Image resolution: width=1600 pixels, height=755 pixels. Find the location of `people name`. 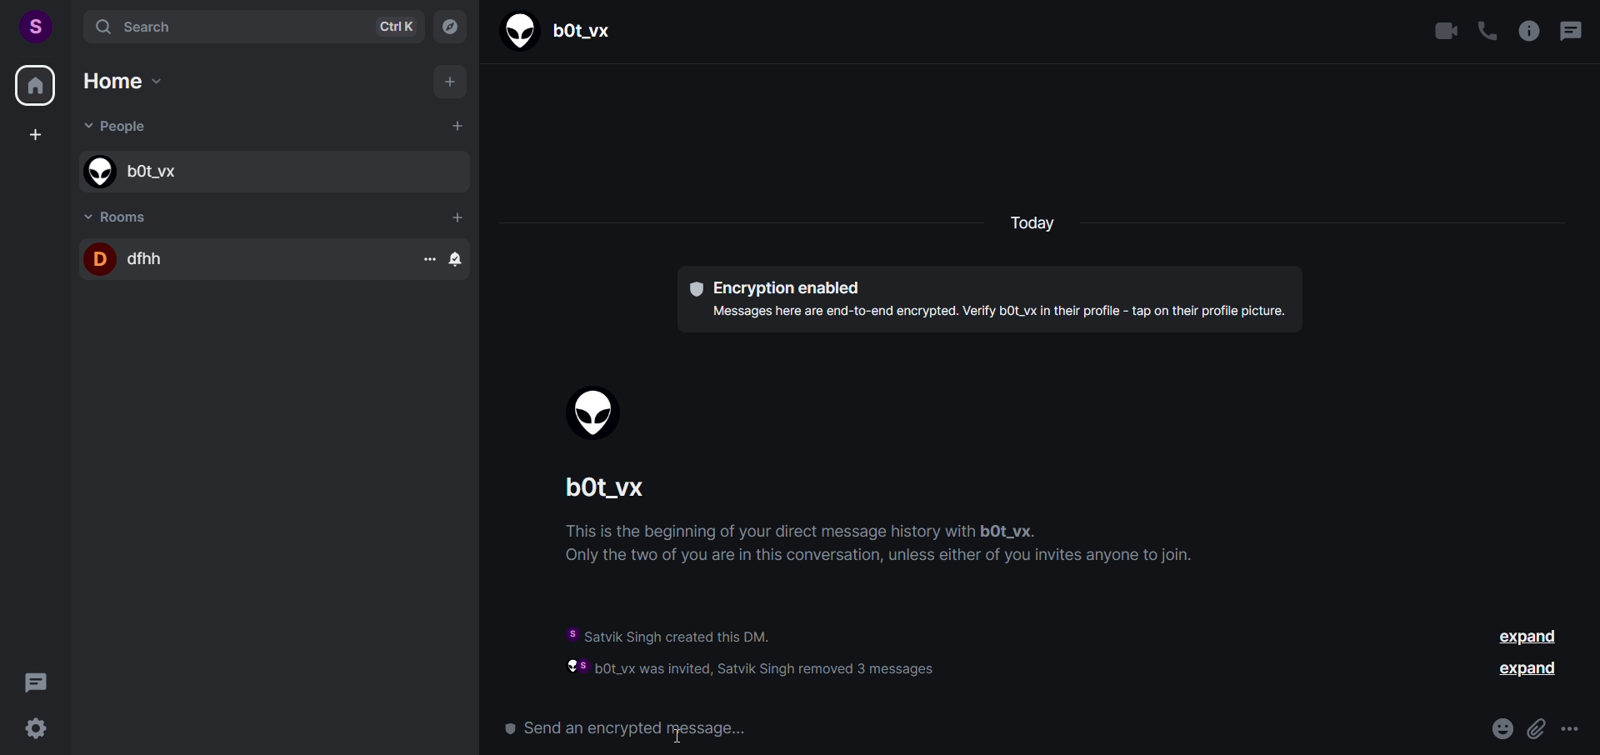

people name is located at coordinates (564, 29).